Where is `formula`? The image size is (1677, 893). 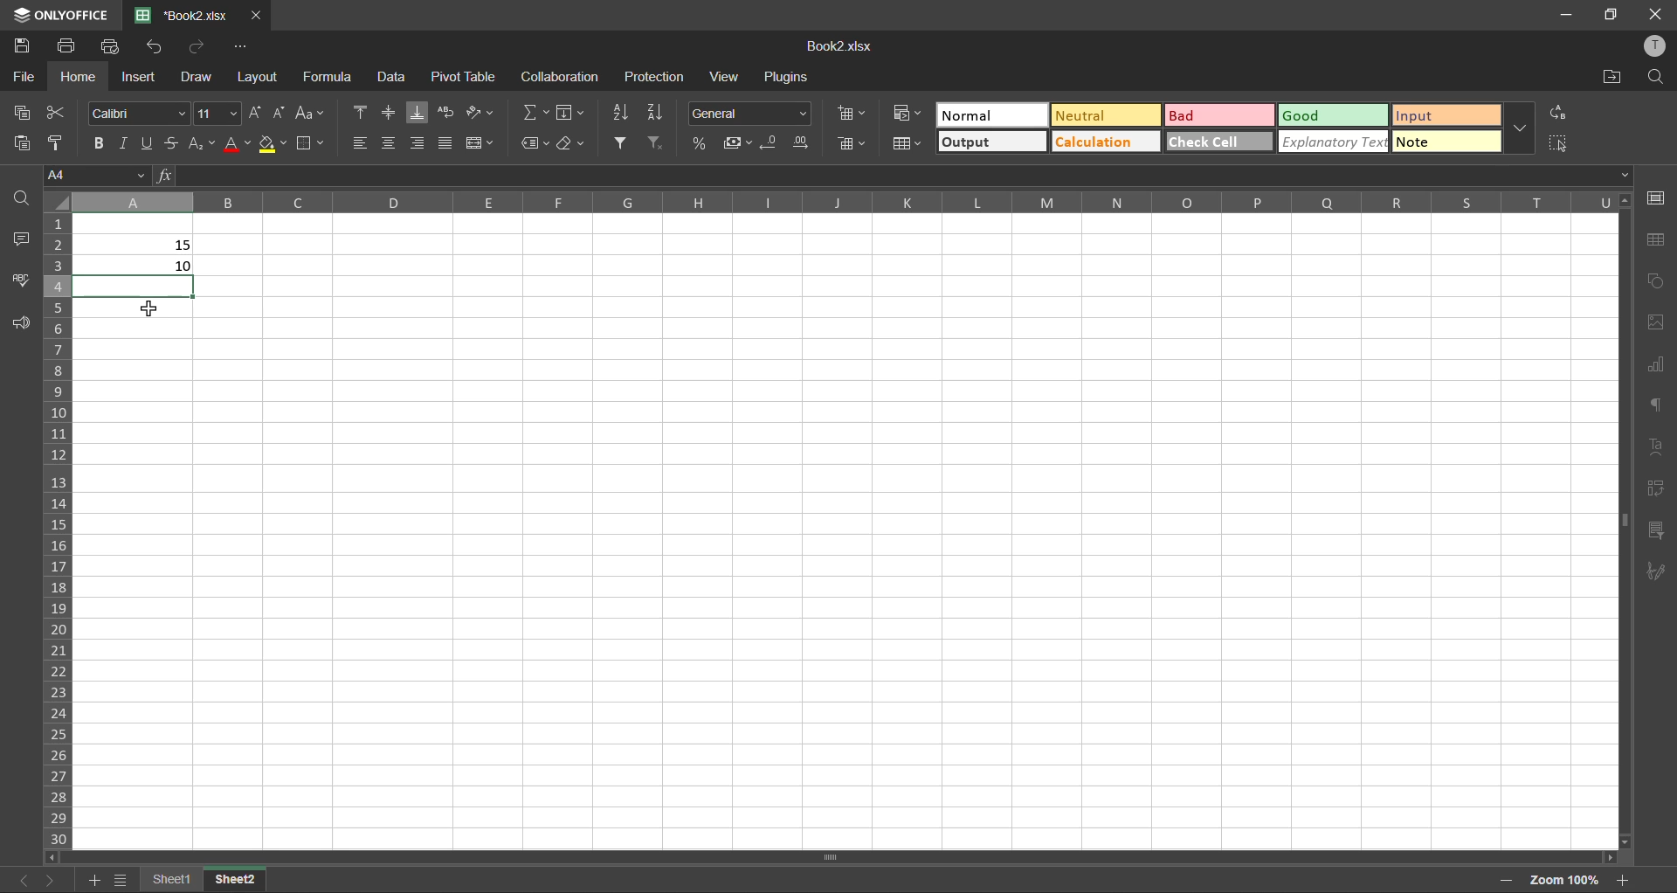 formula is located at coordinates (335, 76).